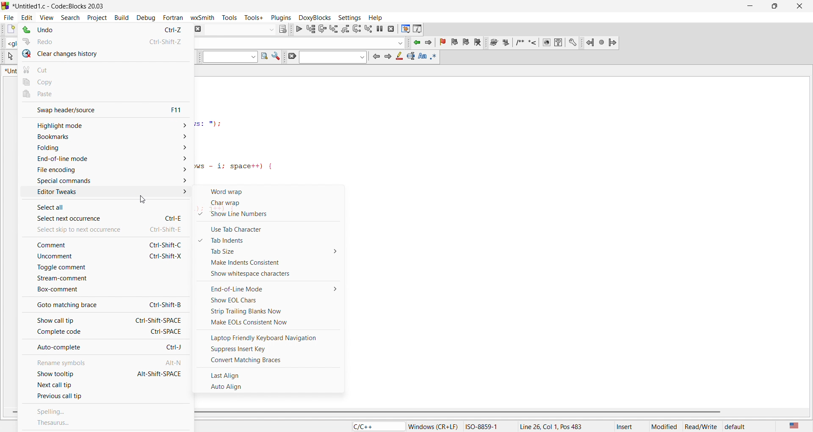 The height and width of the screenshot is (432, 813). Describe the element at coordinates (271, 323) in the screenshot. I see `make eol consistent now` at that location.